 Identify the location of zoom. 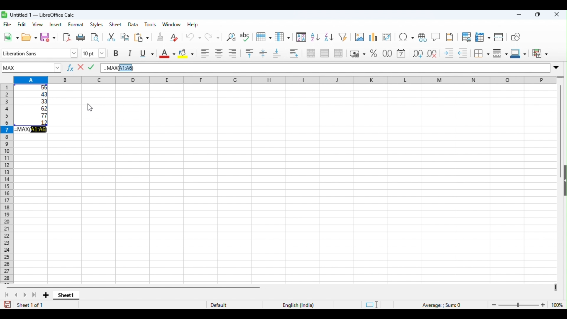
(526, 305).